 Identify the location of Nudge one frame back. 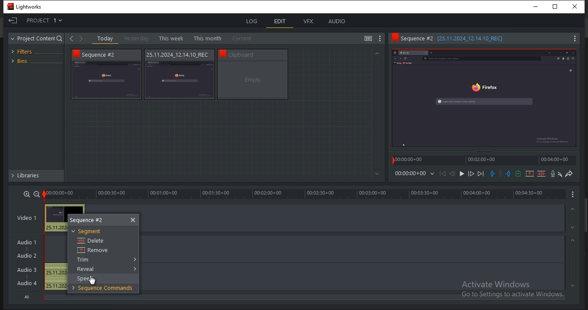
(452, 174).